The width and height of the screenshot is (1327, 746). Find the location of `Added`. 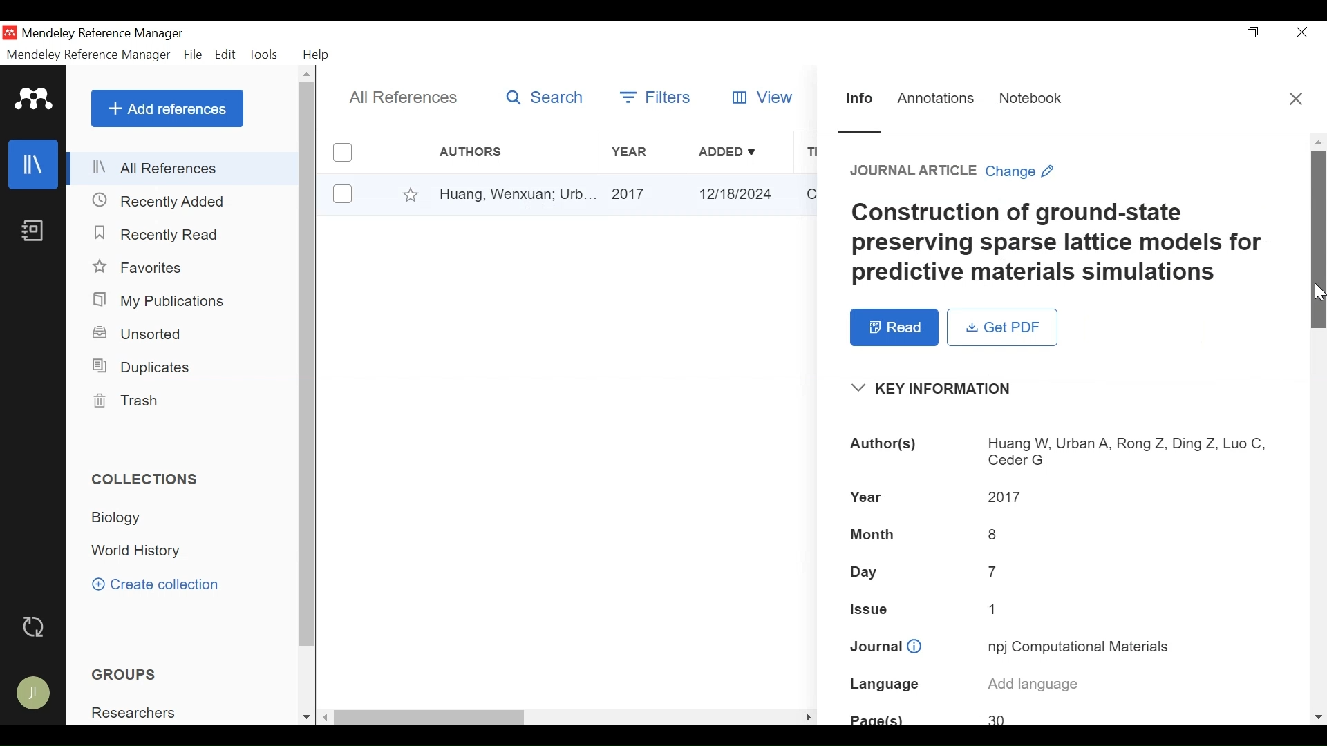

Added is located at coordinates (740, 152).